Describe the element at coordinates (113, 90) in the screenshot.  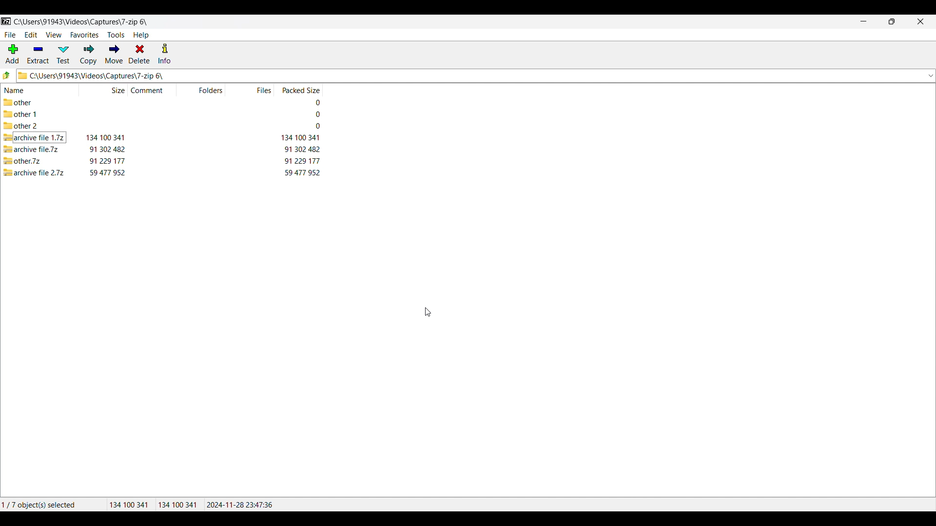
I see `Size column` at that location.